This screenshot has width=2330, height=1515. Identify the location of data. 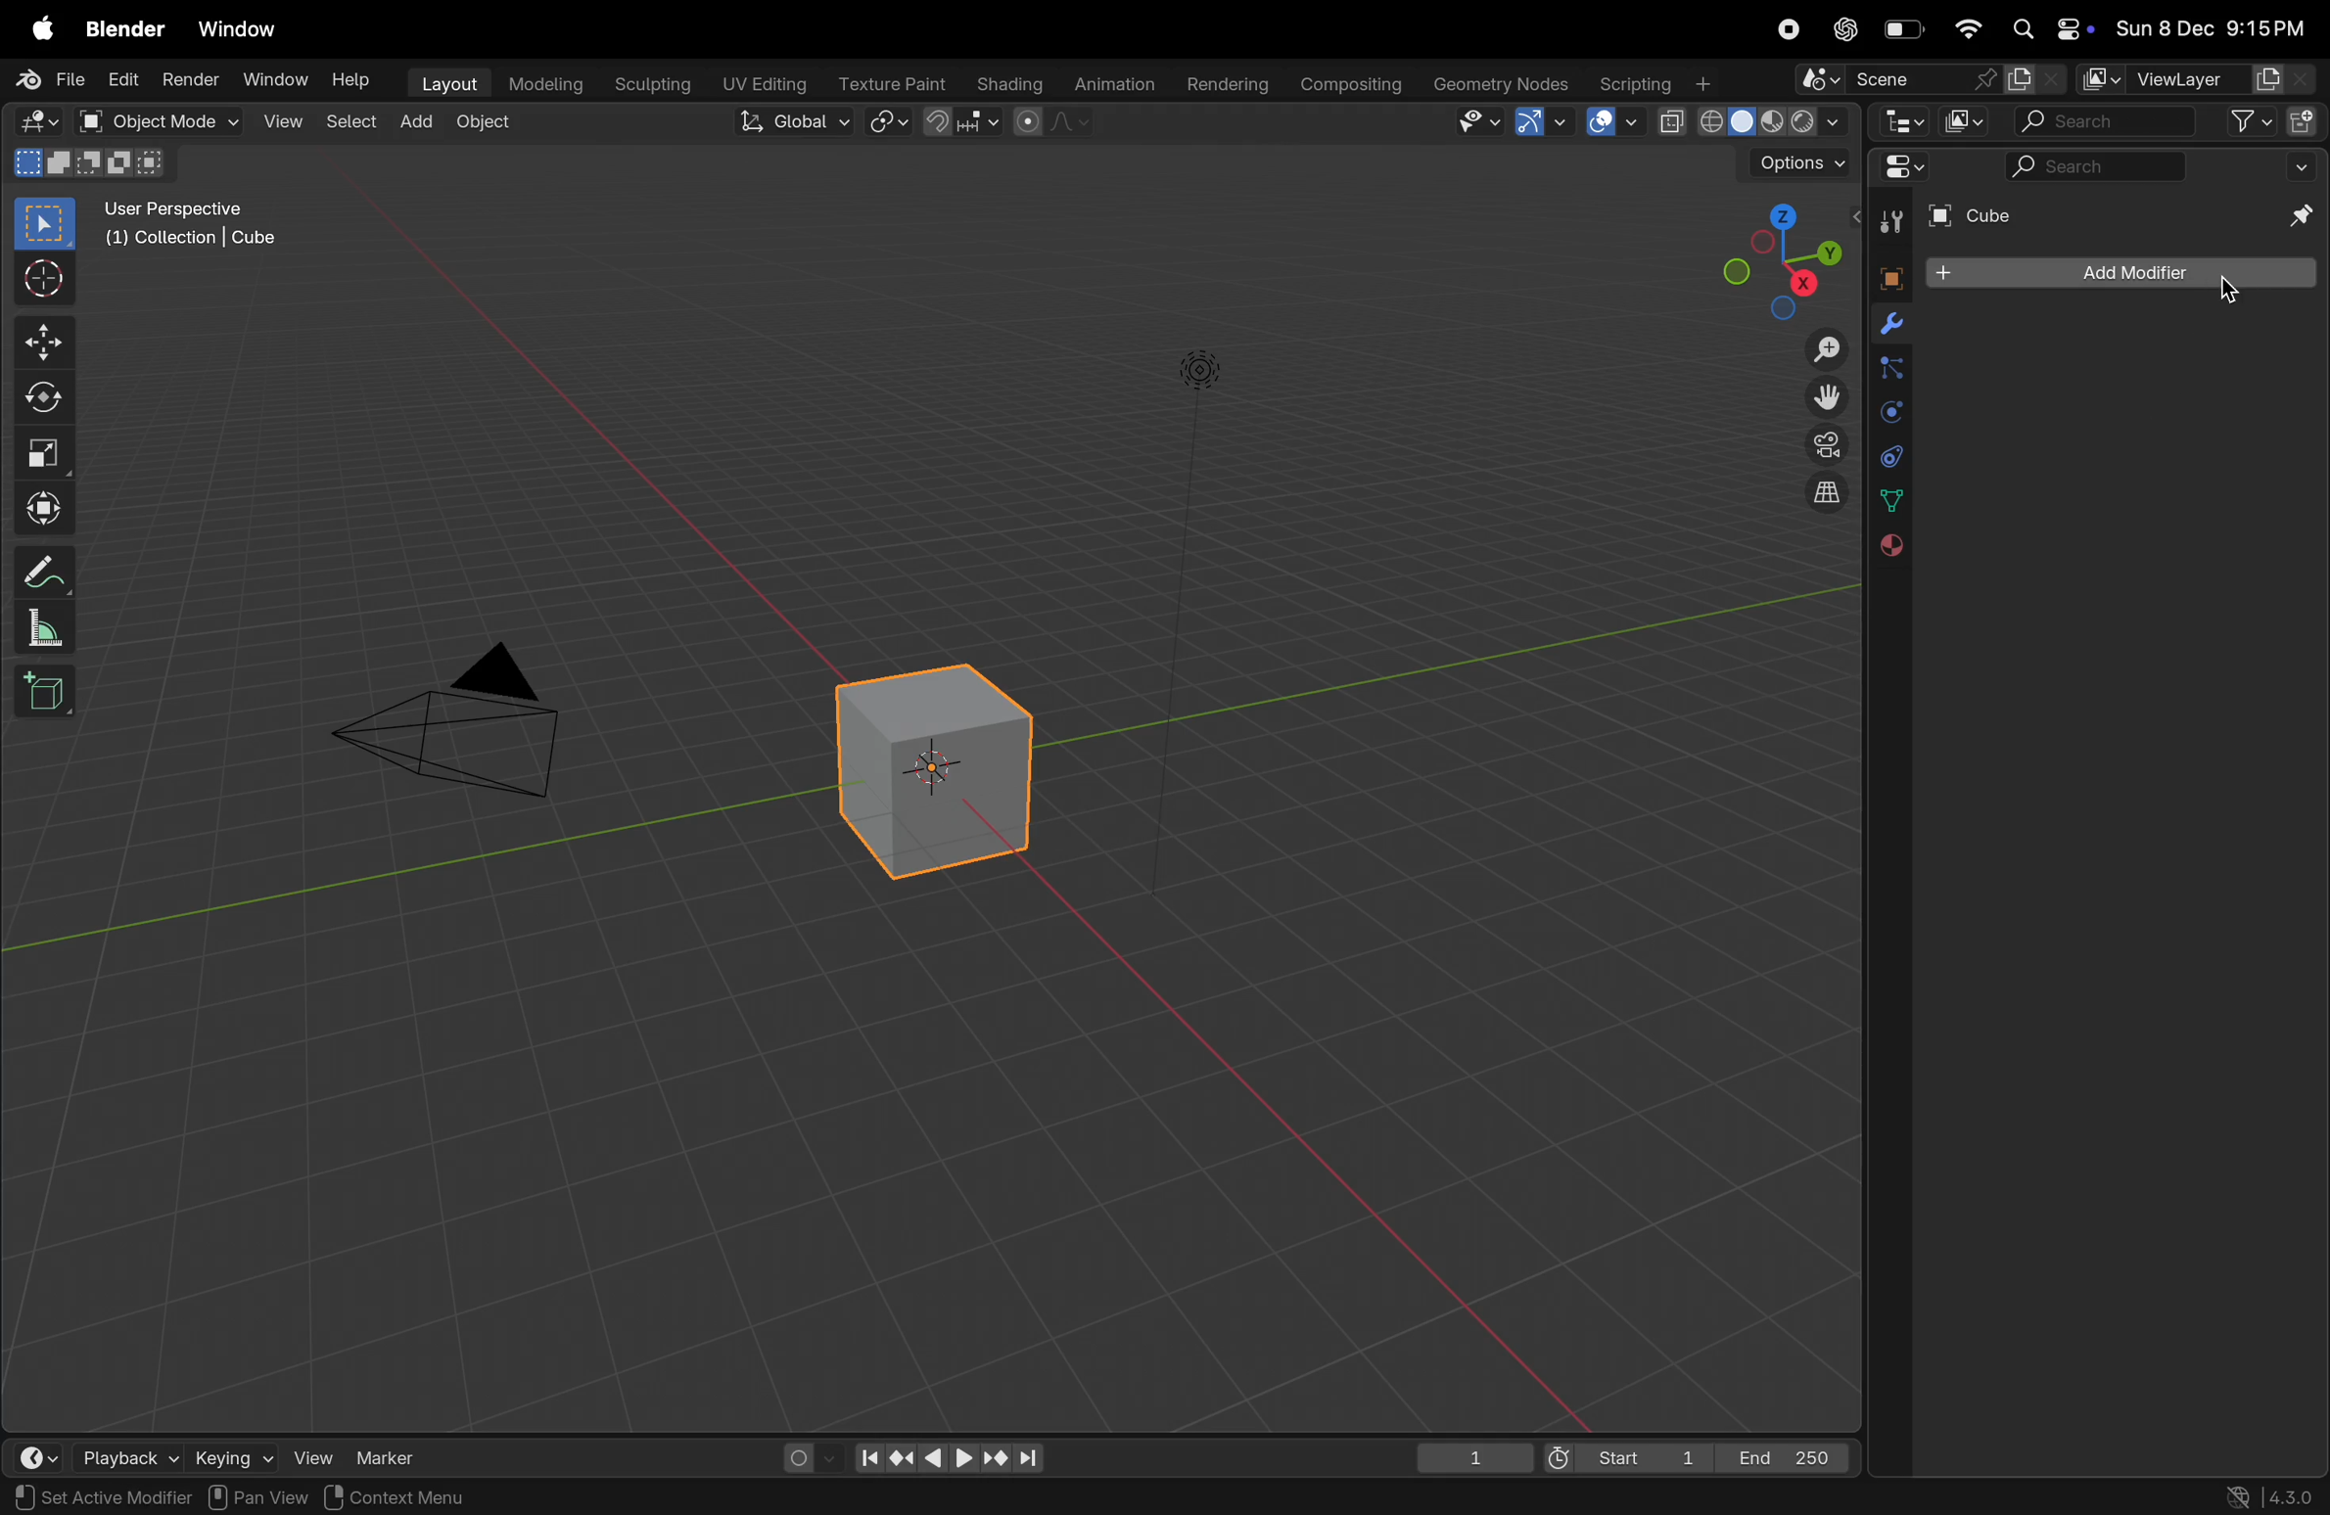
(1890, 500).